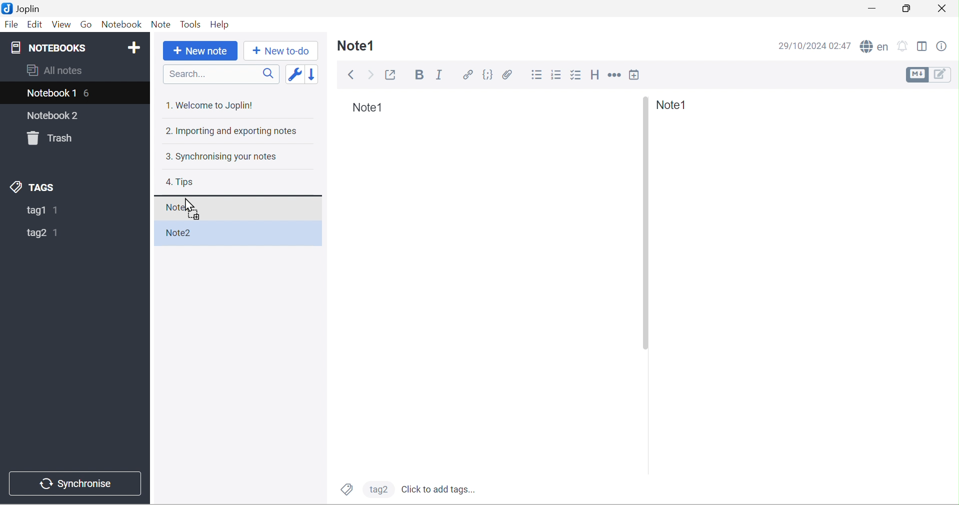 This screenshot has height=505, width=959. Describe the element at coordinates (874, 47) in the screenshot. I see `Spell checker` at that location.